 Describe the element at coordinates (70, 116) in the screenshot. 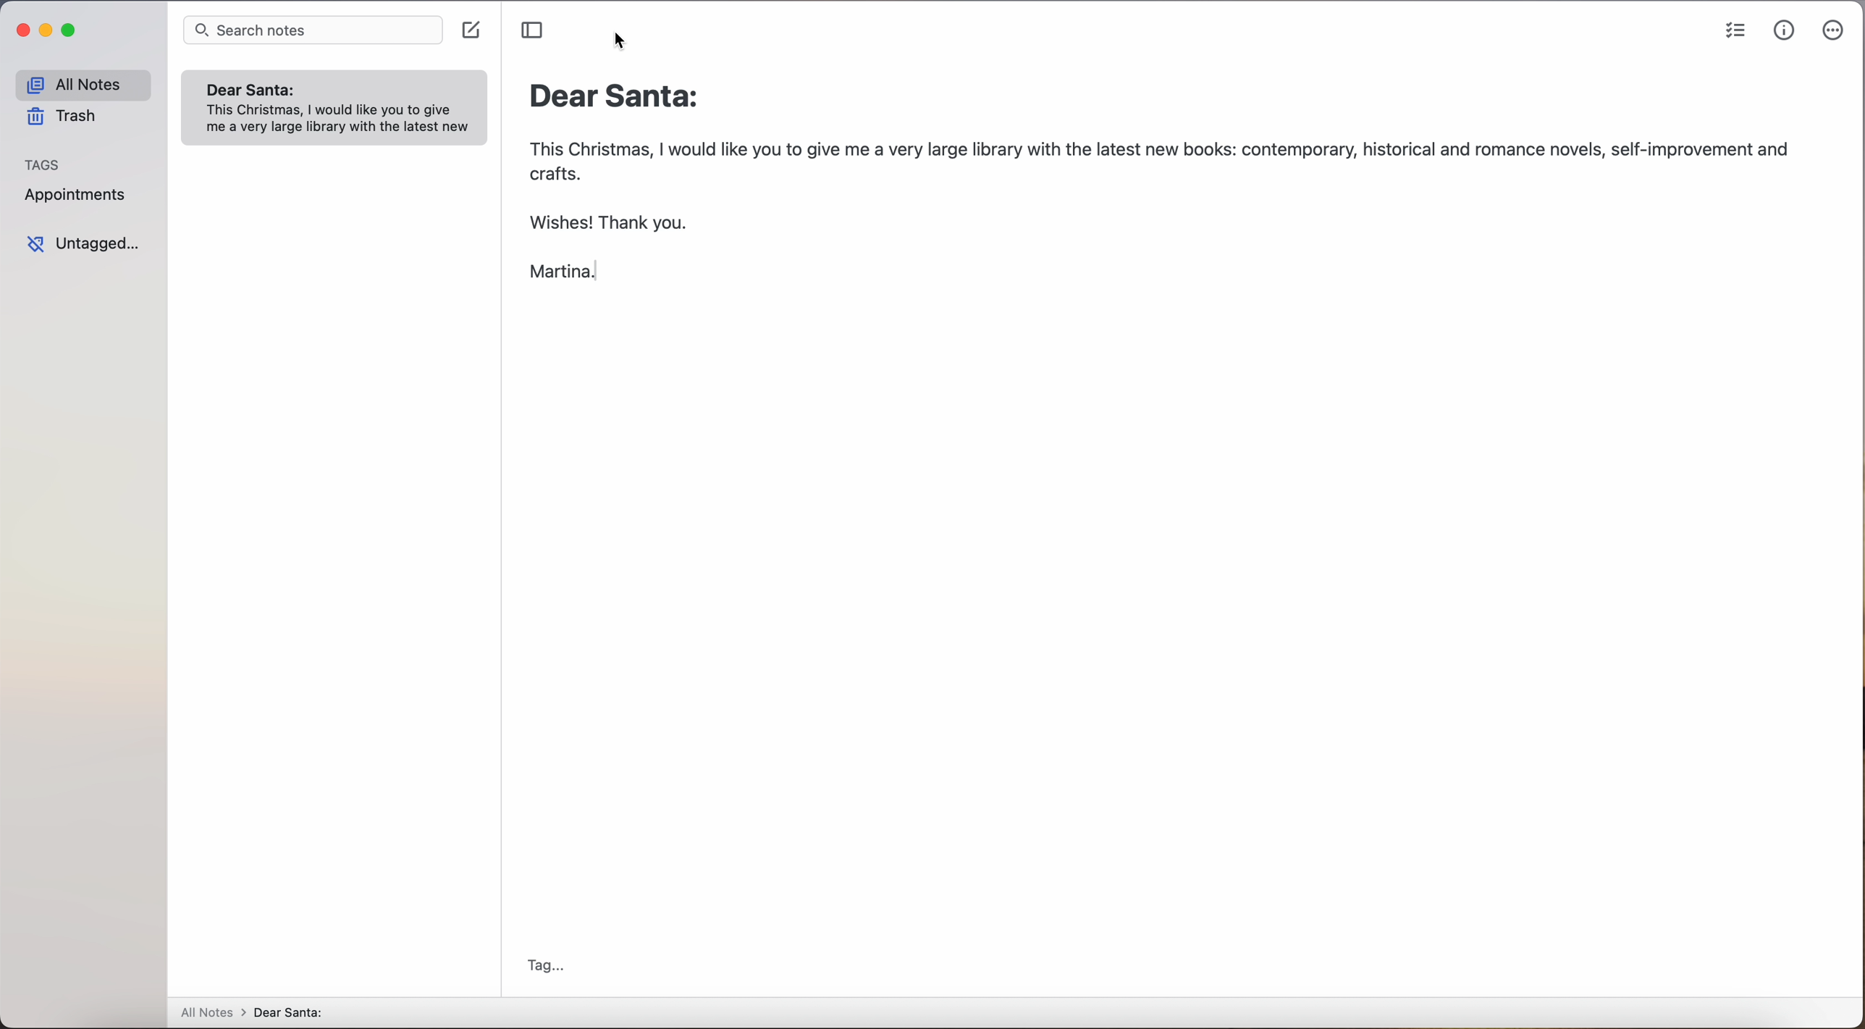

I see `trash` at that location.